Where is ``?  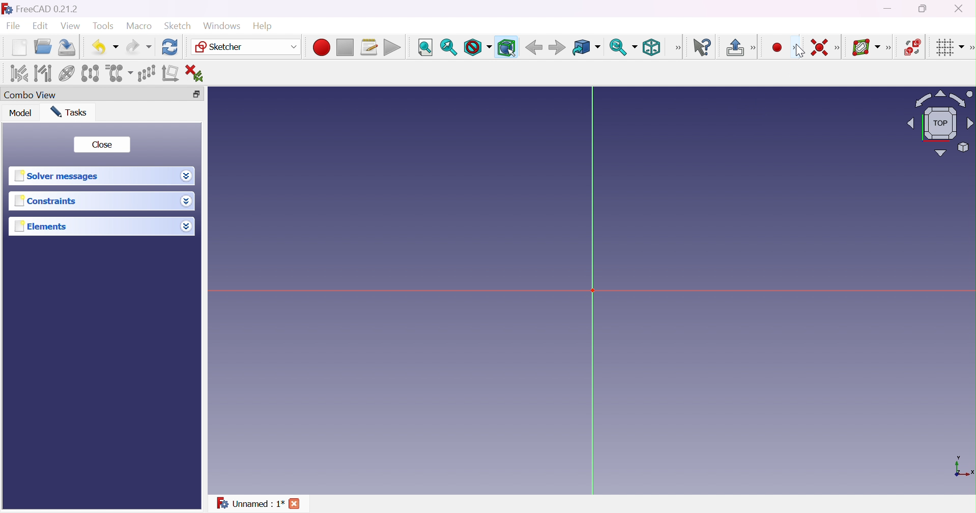  is located at coordinates (734, 47).